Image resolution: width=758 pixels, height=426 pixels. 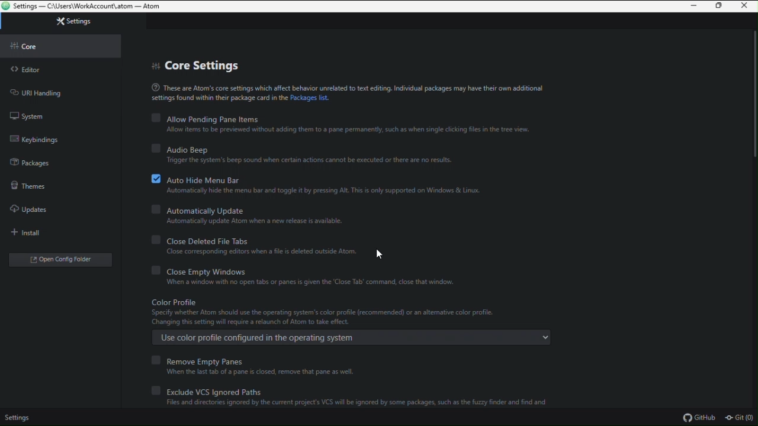 What do you see at coordinates (378, 253) in the screenshot?
I see `cursor` at bounding box center [378, 253].